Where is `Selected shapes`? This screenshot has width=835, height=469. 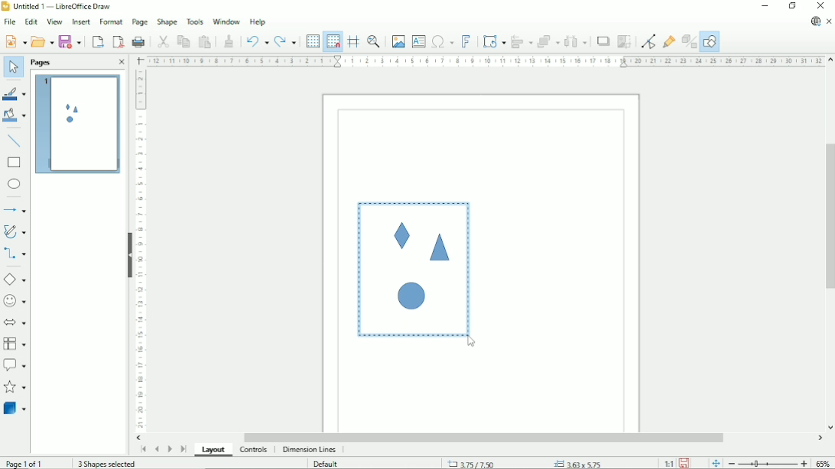
Selected shapes is located at coordinates (413, 269).